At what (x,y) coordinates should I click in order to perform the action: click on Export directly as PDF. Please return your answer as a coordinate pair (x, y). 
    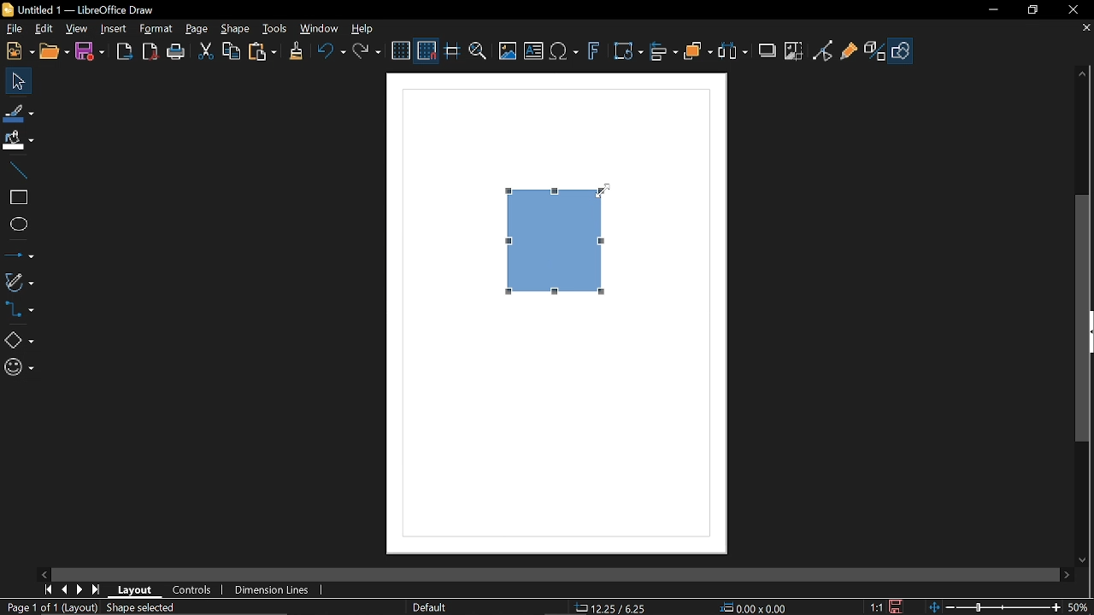
    Looking at the image, I should click on (150, 51).